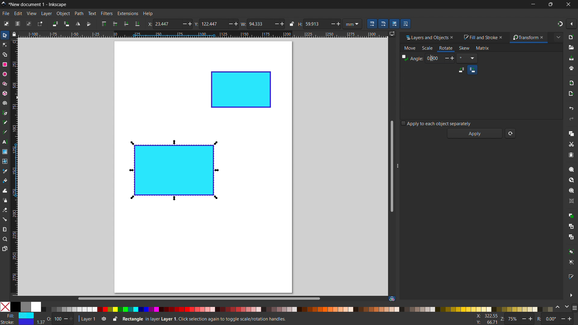 This screenshot has height=325, width=578. Describe the element at coordinates (517, 320) in the screenshot. I see `Z: 75%` at that location.